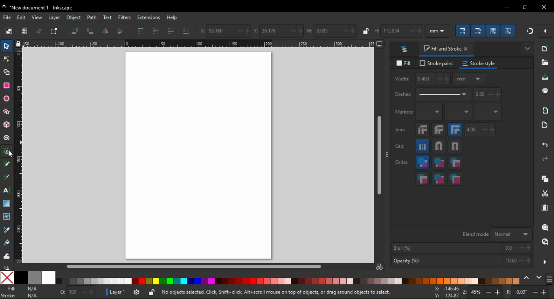 The height and width of the screenshot is (299, 554). I want to click on snap on/off, so click(530, 30).